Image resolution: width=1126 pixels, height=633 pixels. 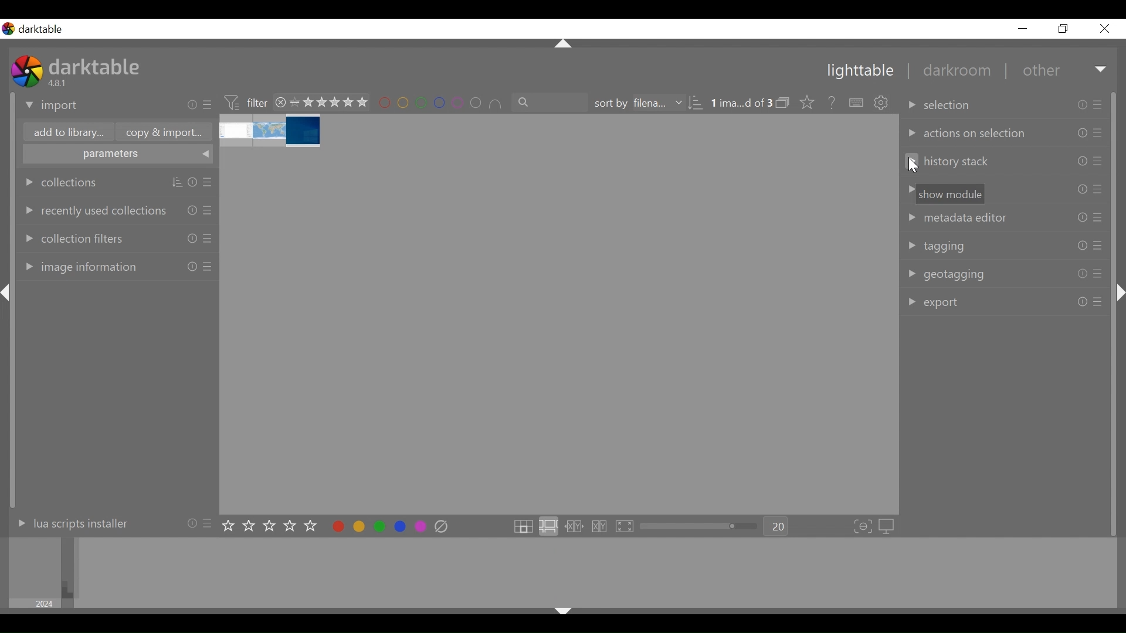 I want to click on range rating, so click(x=329, y=103).